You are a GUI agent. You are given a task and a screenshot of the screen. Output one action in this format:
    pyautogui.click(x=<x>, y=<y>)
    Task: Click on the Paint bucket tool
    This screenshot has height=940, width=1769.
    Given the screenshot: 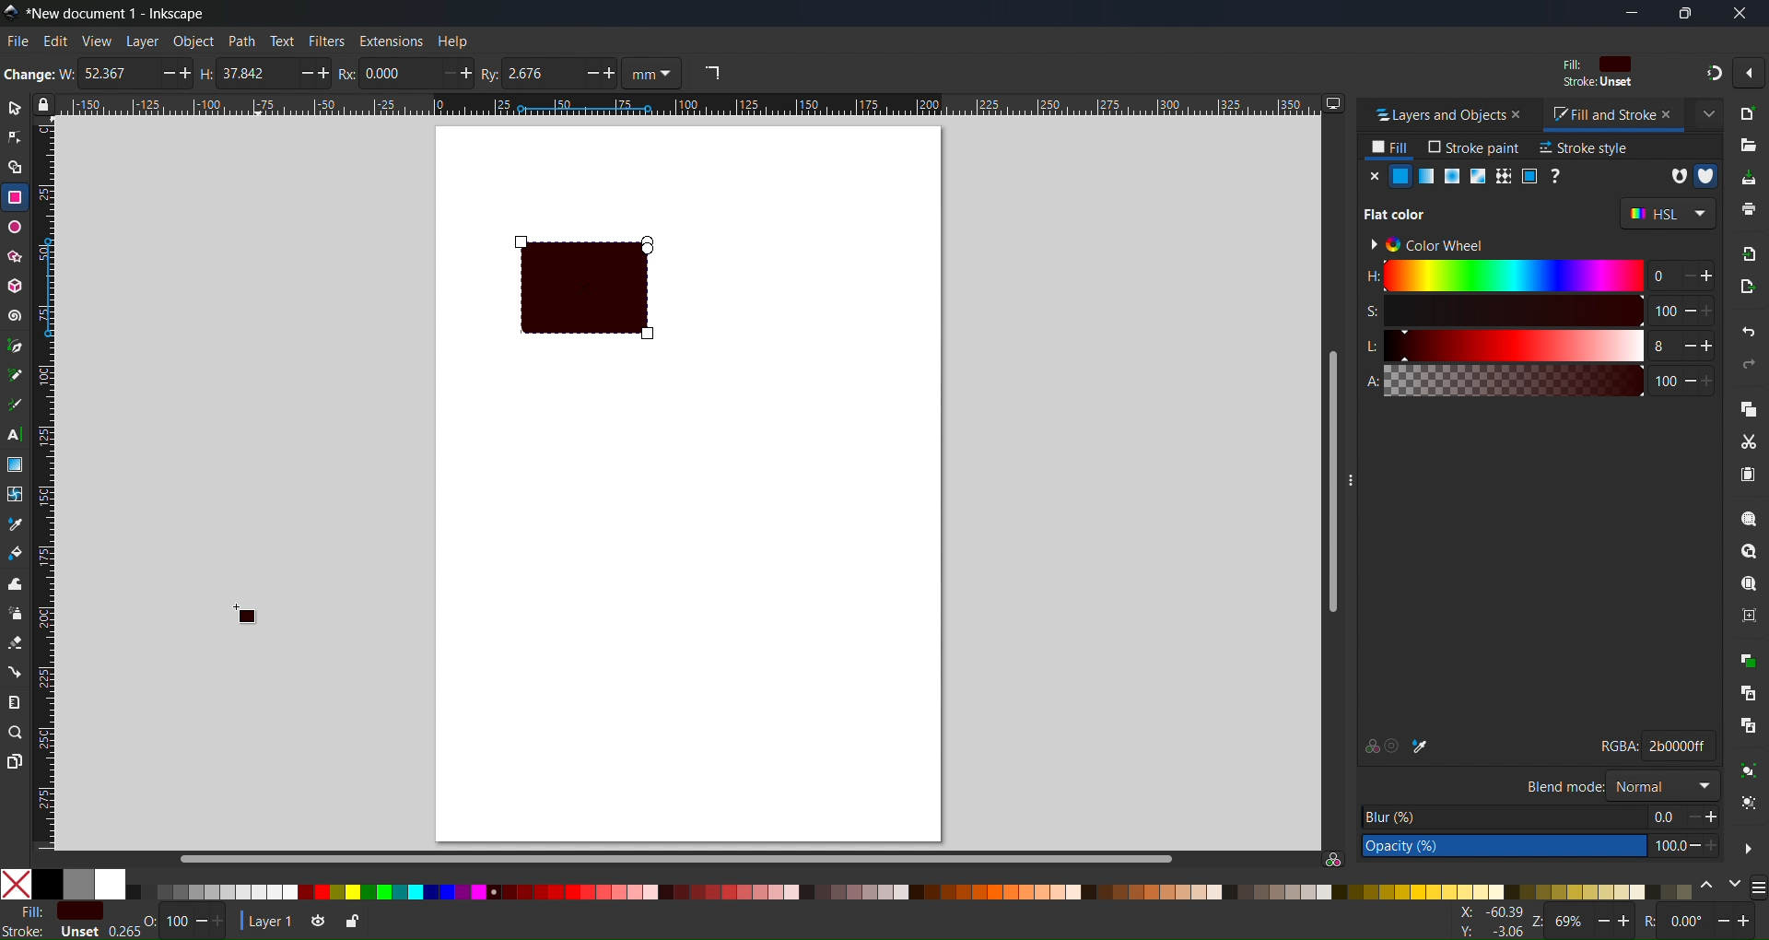 What is the action you would take?
    pyautogui.click(x=15, y=551)
    